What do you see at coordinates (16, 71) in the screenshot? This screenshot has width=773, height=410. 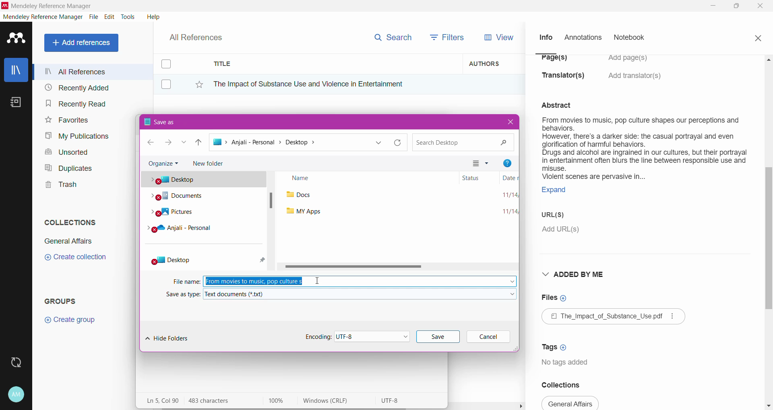 I see `Library` at bounding box center [16, 71].